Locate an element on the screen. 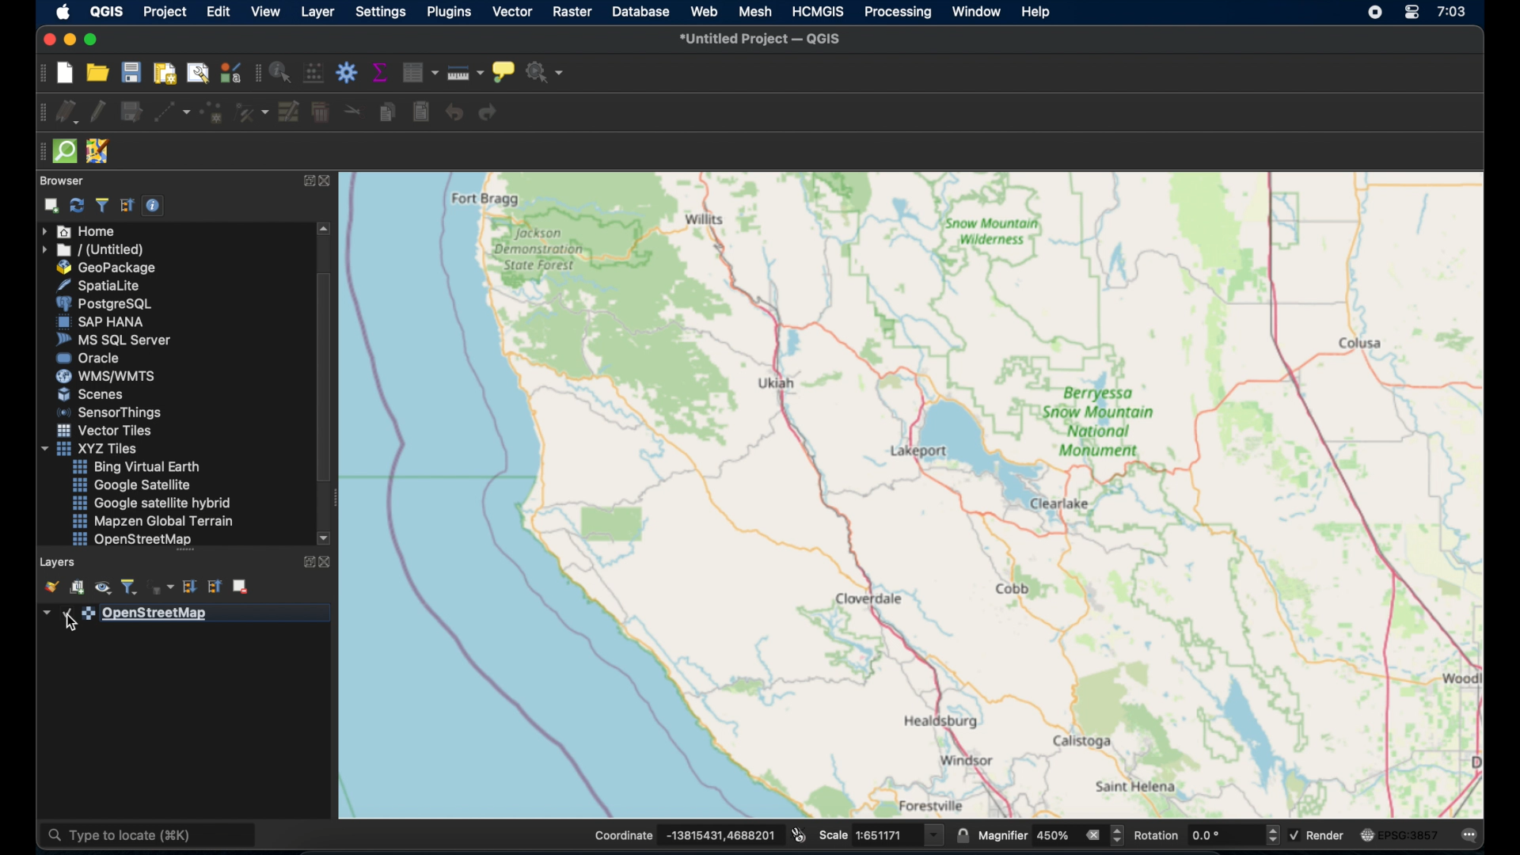  current crs is located at coordinates (1406, 836).